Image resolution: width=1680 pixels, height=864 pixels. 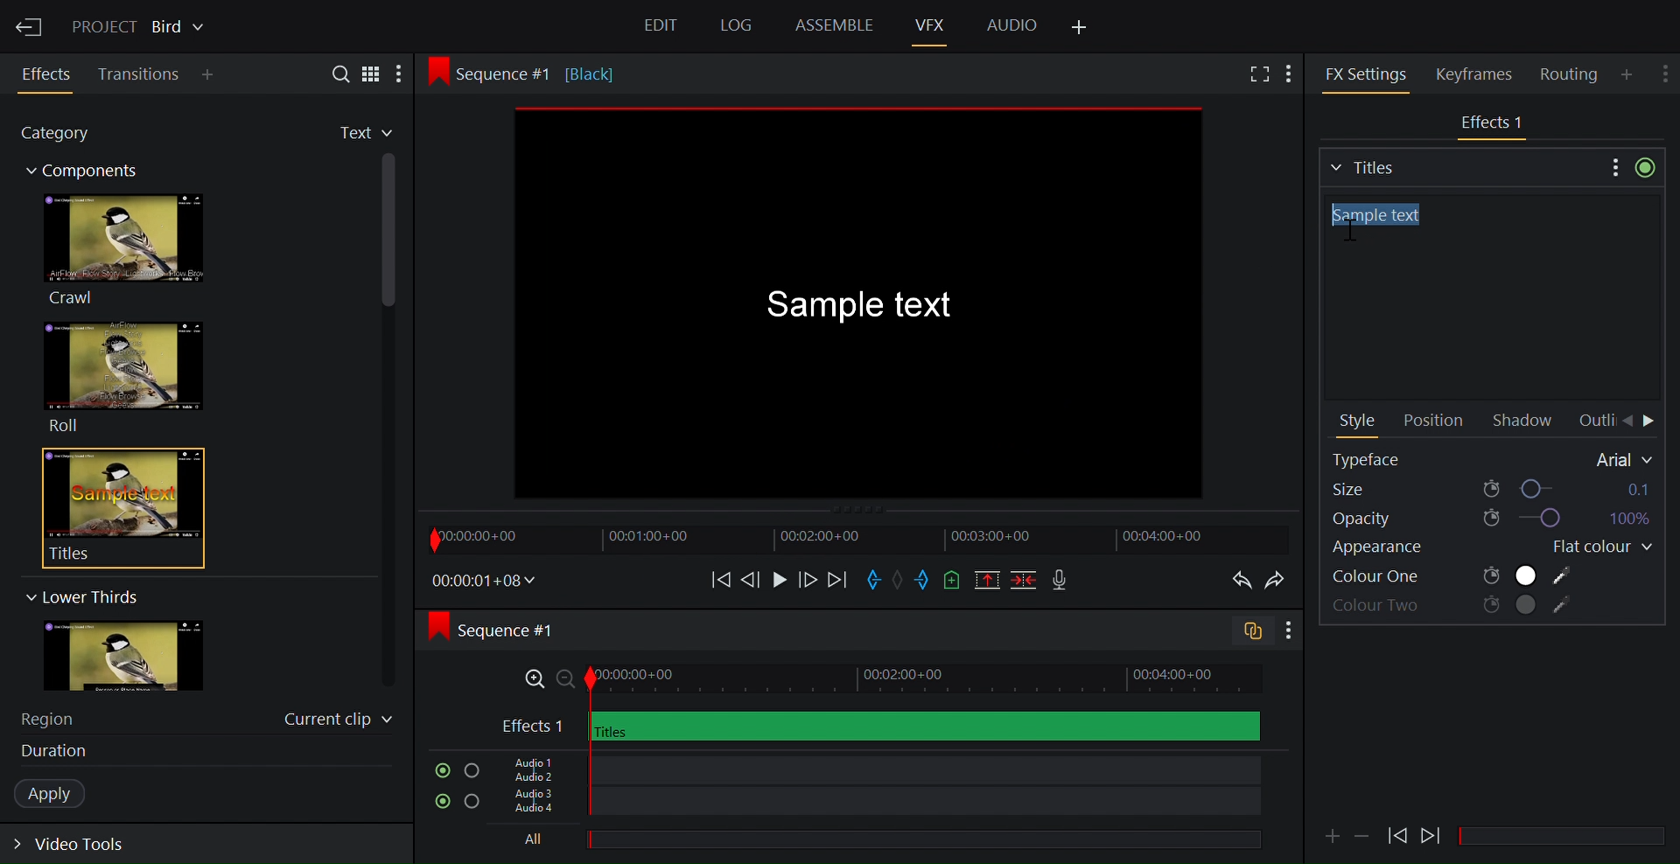 What do you see at coordinates (1360, 228) in the screenshot?
I see `cursor` at bounding box center [1360, 228].